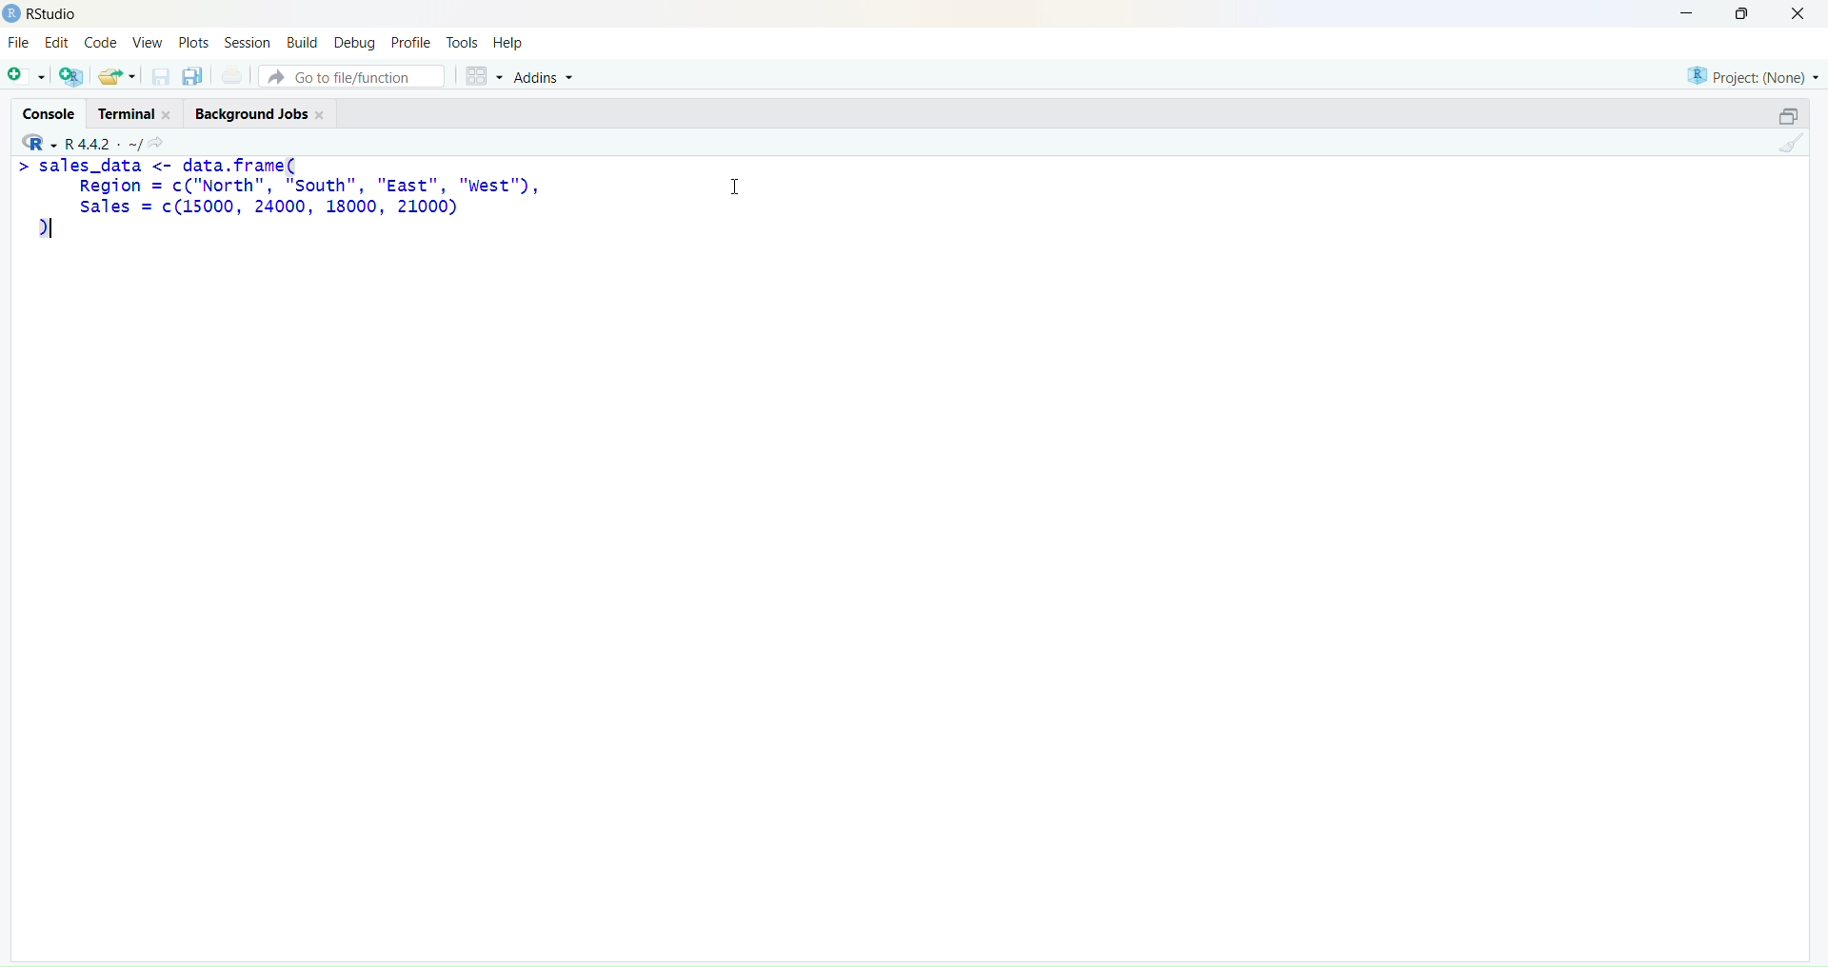 Image resolution: width=1828 pixels, height=967 pixels. I want to click on View, so click(150, 44).